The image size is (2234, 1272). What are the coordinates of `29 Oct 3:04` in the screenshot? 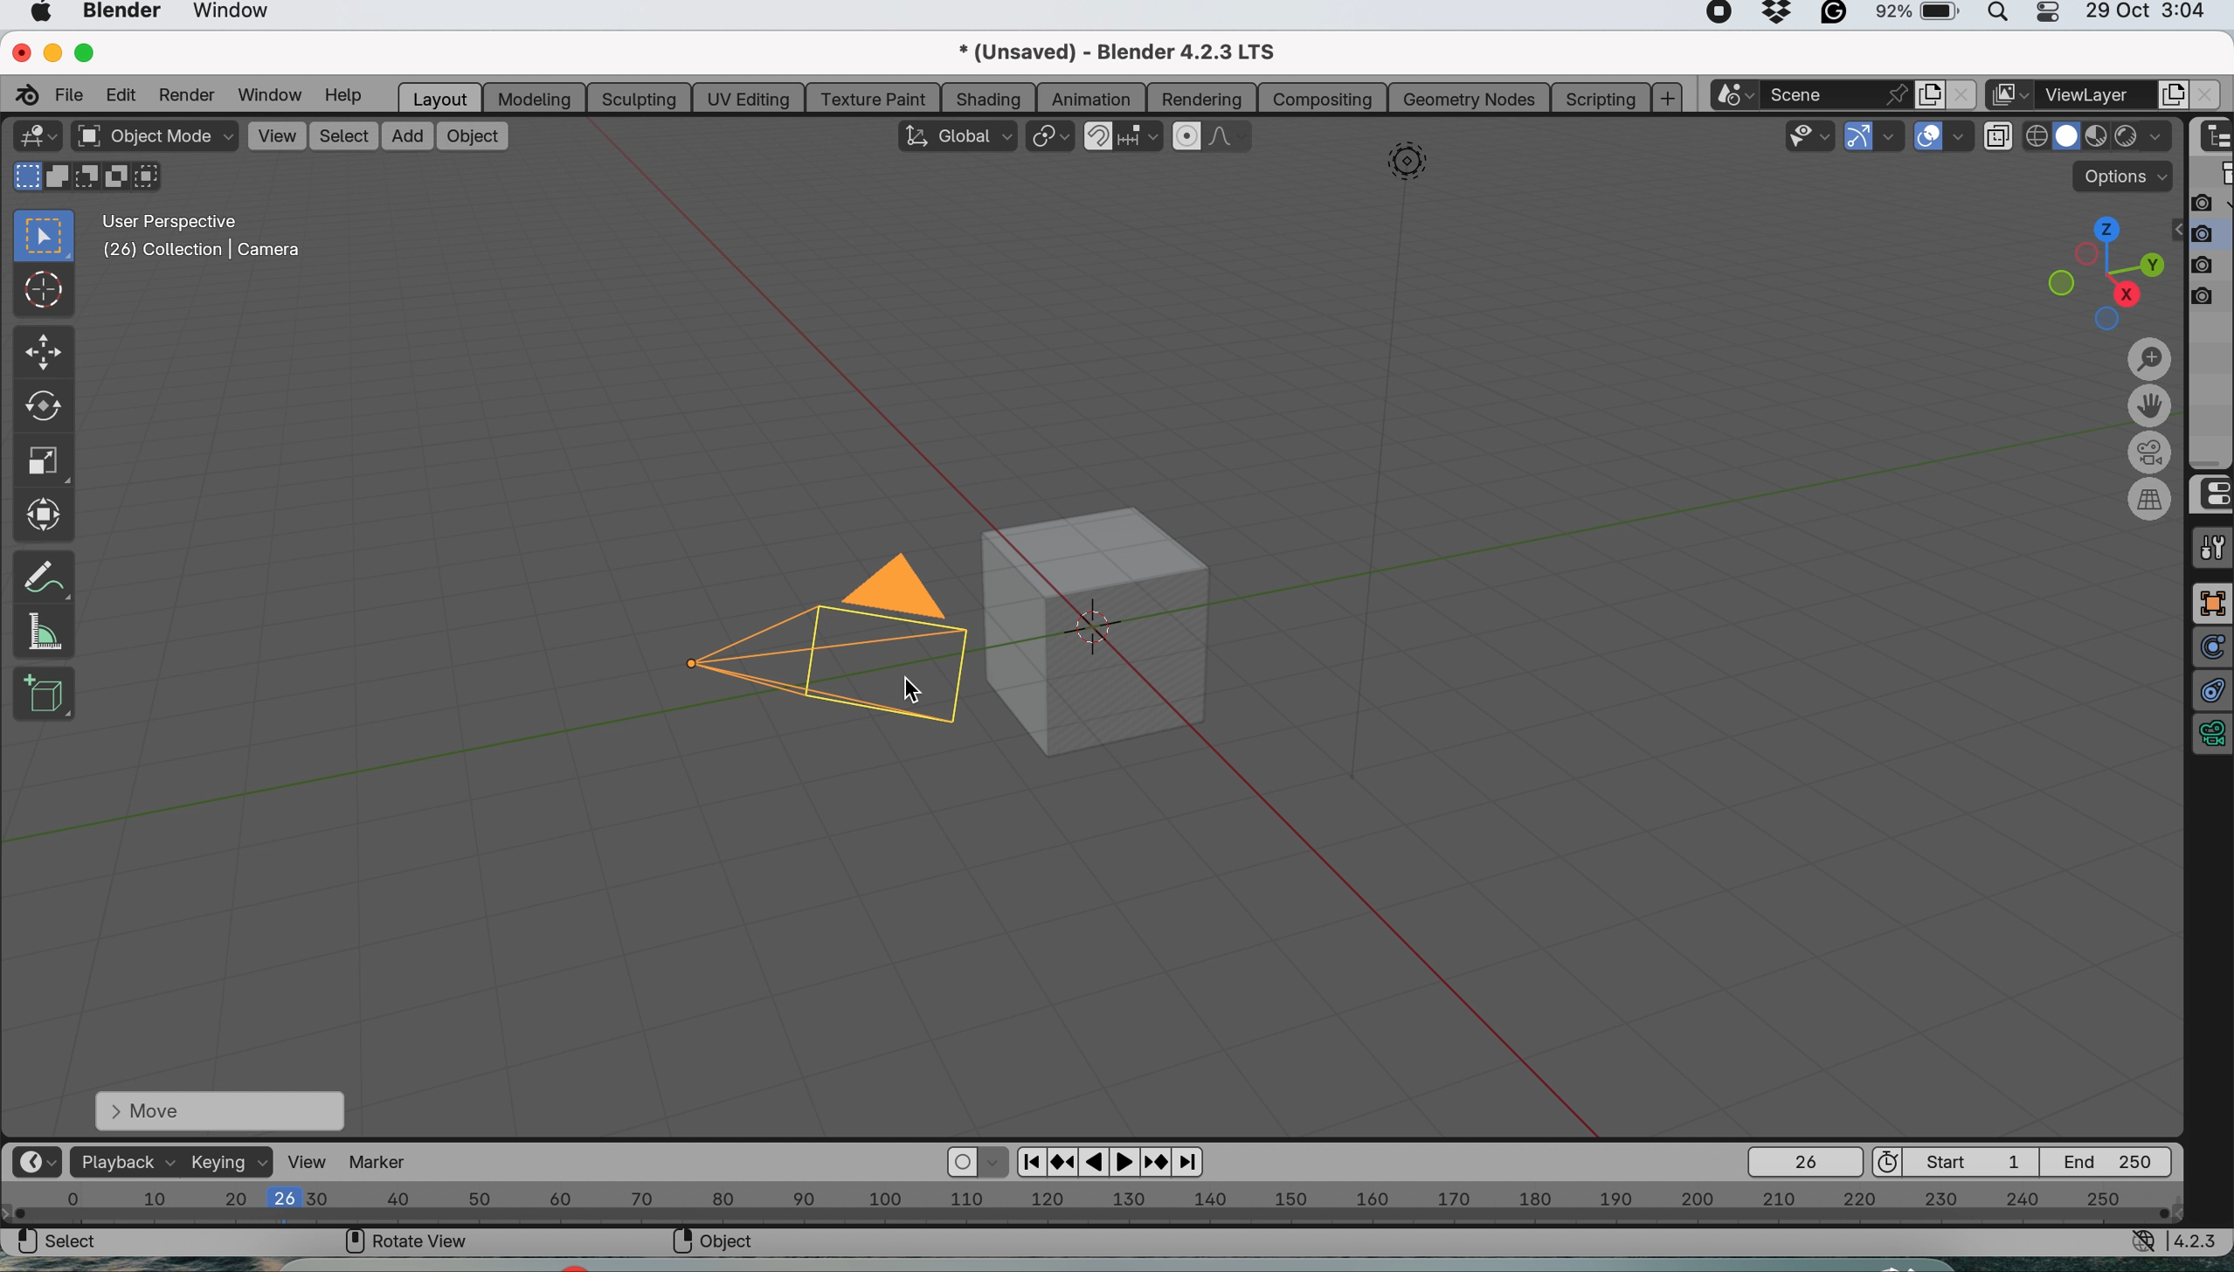 It's located at (2146, 12).